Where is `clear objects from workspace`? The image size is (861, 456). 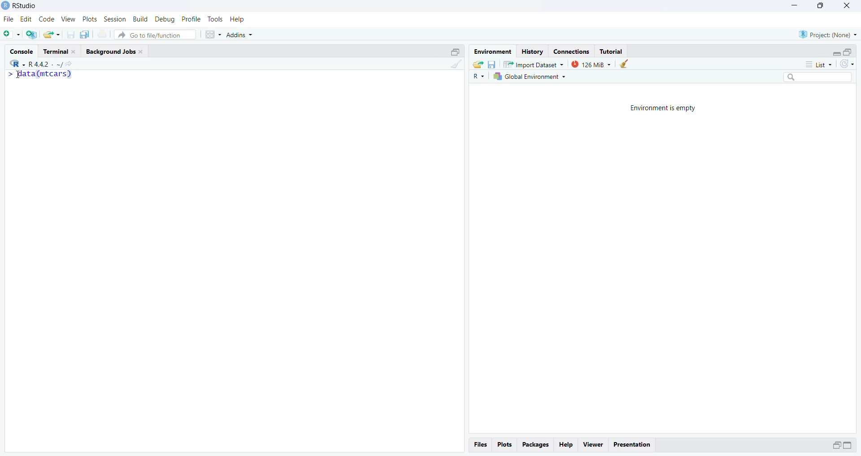 clear objects from workspace is located at coordinates (623, 64).